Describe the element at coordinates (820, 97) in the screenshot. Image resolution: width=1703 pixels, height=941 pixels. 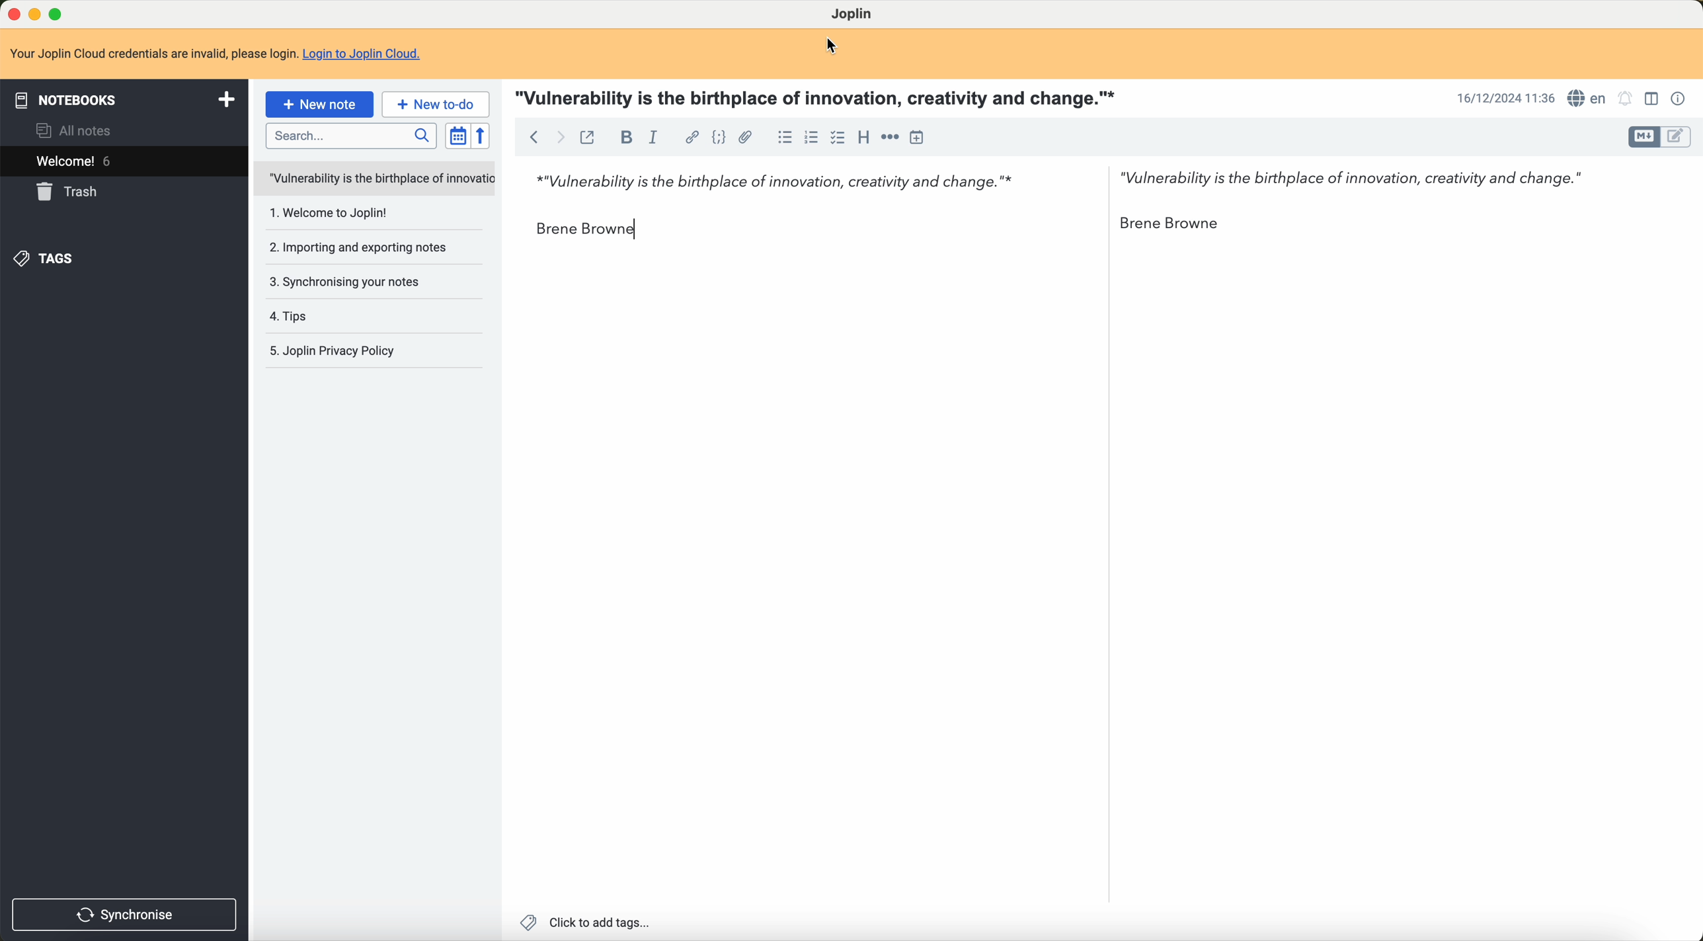
I see `"Vulnerability is the birthplace of innovation, creativity and change."*` at that location.